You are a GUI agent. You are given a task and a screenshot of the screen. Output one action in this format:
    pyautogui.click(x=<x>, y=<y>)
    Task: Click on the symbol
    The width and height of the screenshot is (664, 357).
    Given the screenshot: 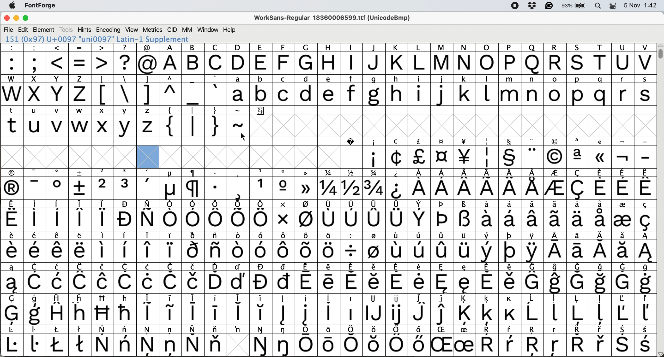 What is the action you would take?
    pyautogui.click(x=12, y=216)
    